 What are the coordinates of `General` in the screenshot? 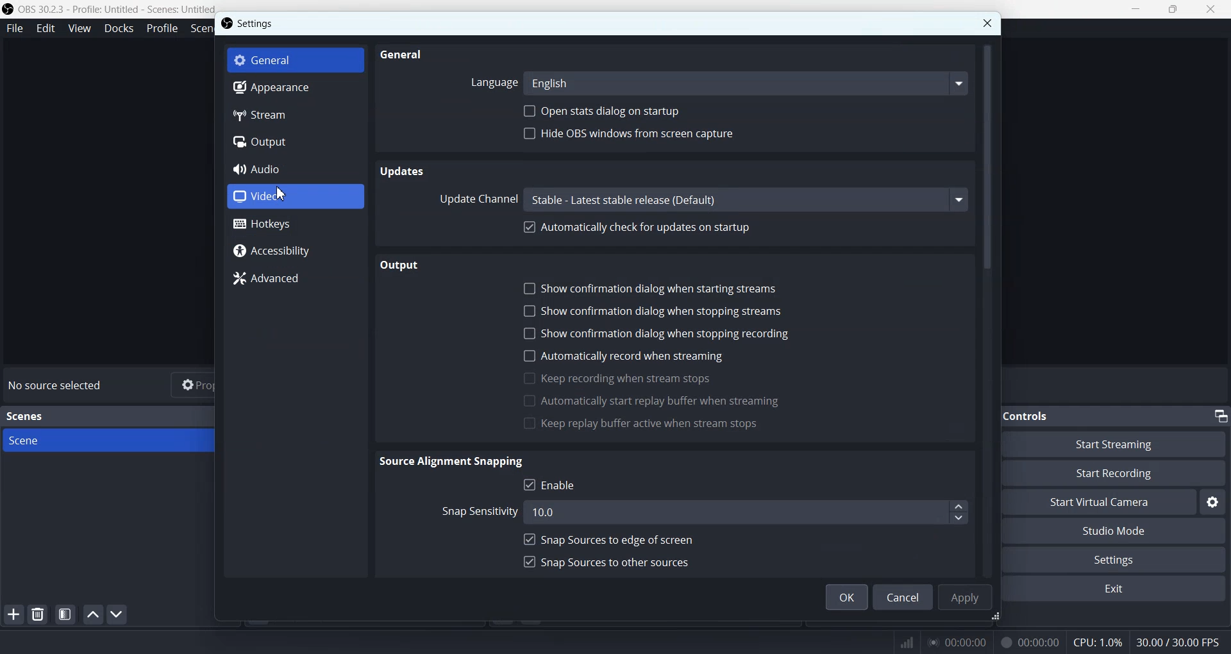 It's located at (405, 55).